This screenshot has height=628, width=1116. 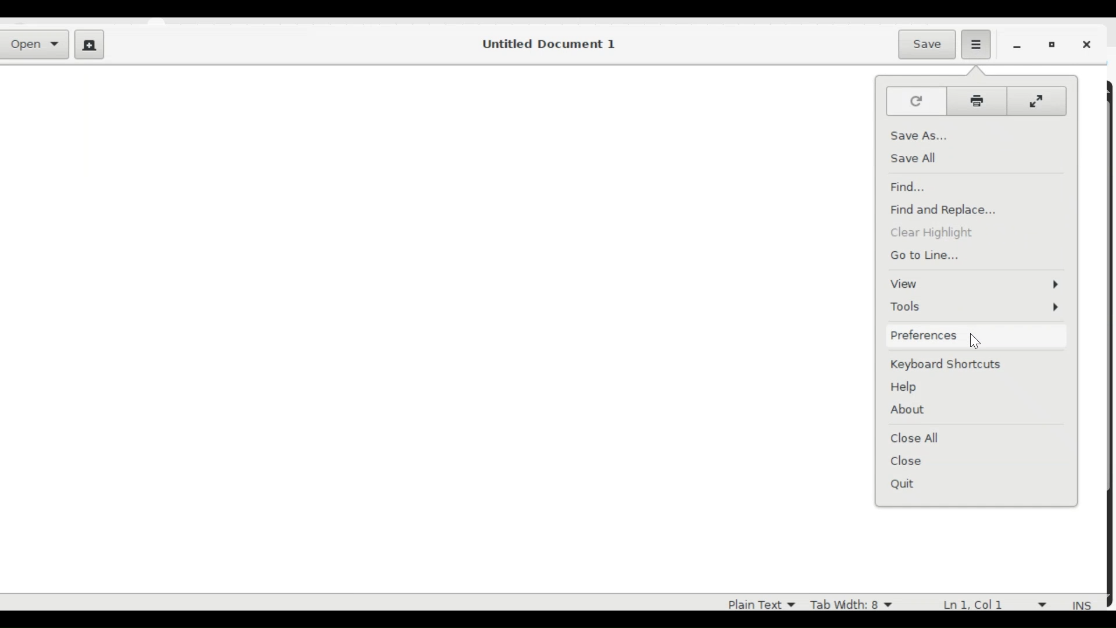 I want to click on cursor, so click(x=980, y=341).